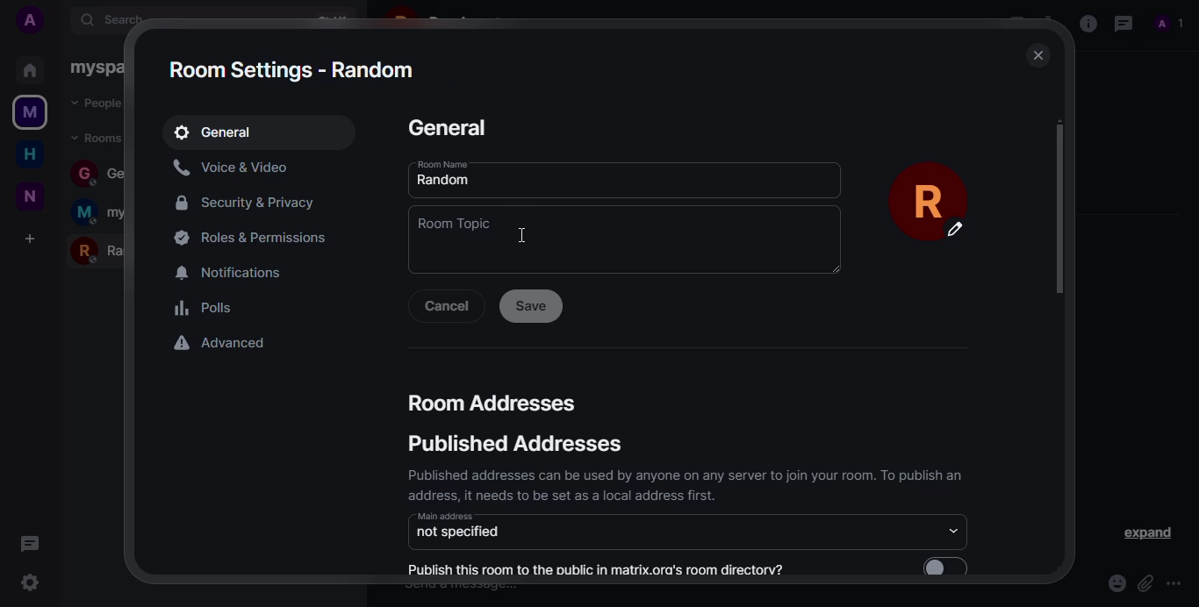 The height and width of the screenshot is (607, 1199). What do you see at coordinates (258, 237) in the screenshot?
I see `permissions` at bounding box center [258, 237].